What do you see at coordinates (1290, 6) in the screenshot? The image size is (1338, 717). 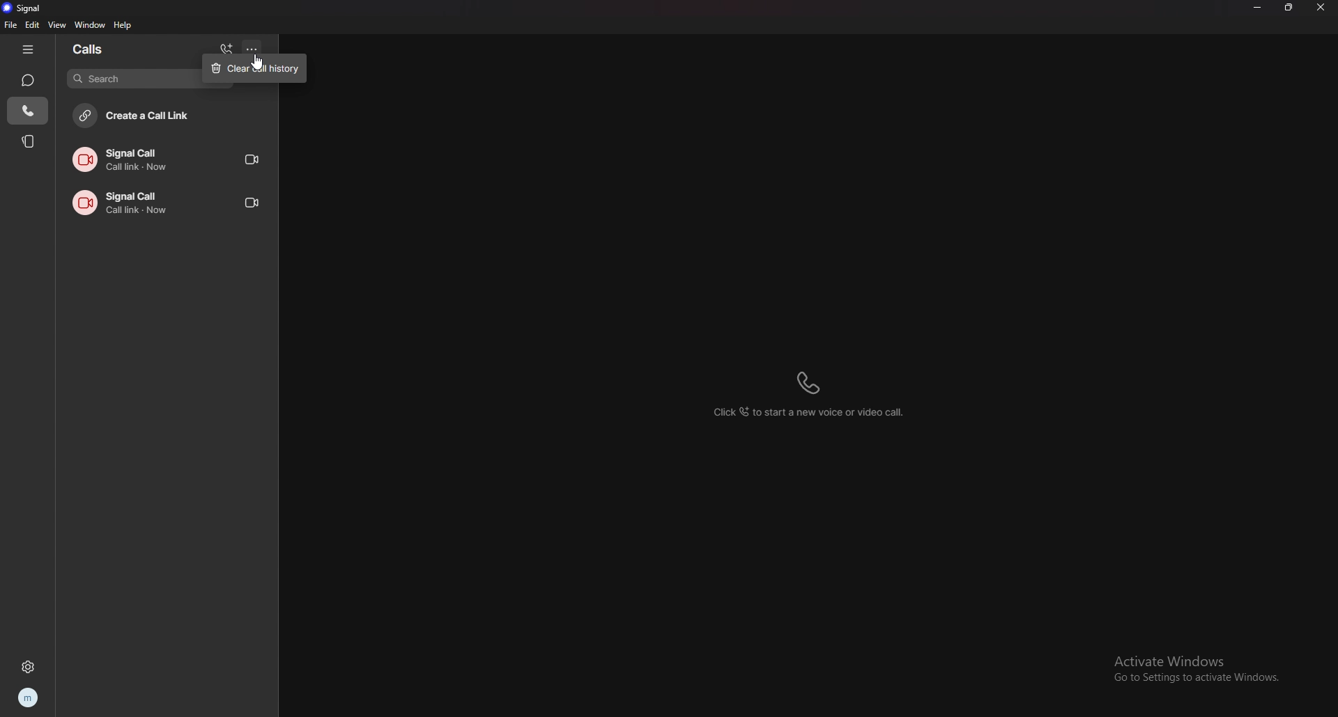 I see `resize` at bounding box center [1290, 6].